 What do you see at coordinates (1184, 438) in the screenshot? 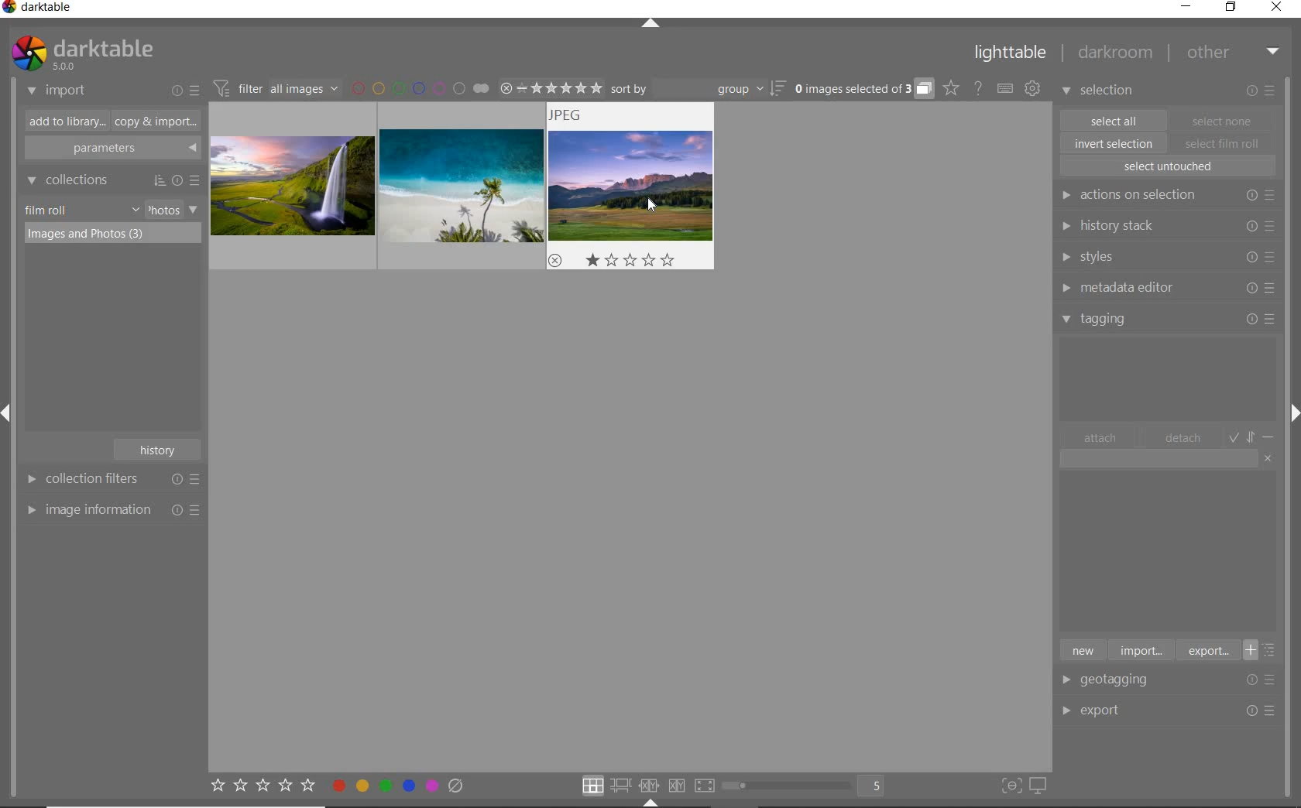
I see `detach` at bounding box center [1184, 438].